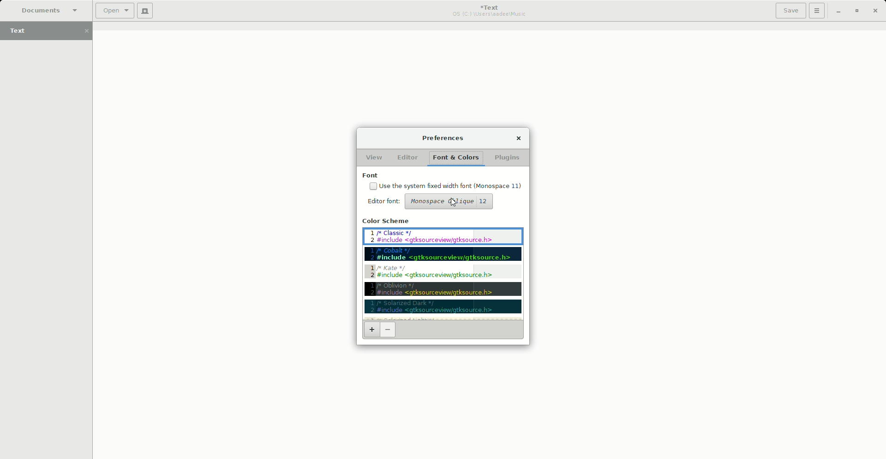 The width and height of the screenshot is (886, 459). What do you see at coordinates (838, 11) in the screenshot?
I see `Minimize` at bounding box center [838, 11].